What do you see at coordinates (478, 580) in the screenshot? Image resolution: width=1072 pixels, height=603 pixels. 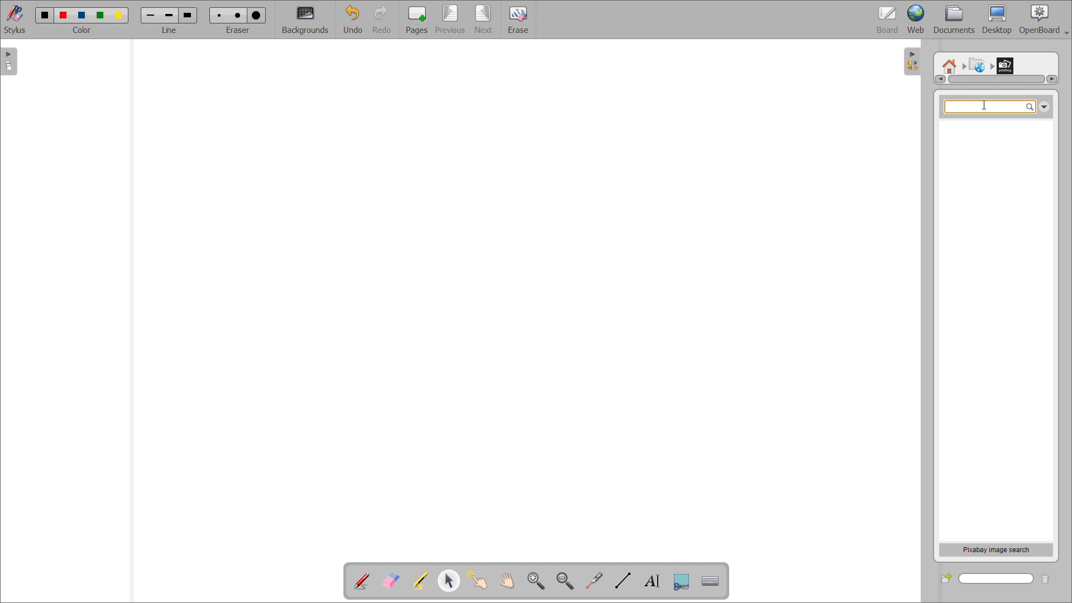 I see `interact with items` at bounding box center [478, 580].